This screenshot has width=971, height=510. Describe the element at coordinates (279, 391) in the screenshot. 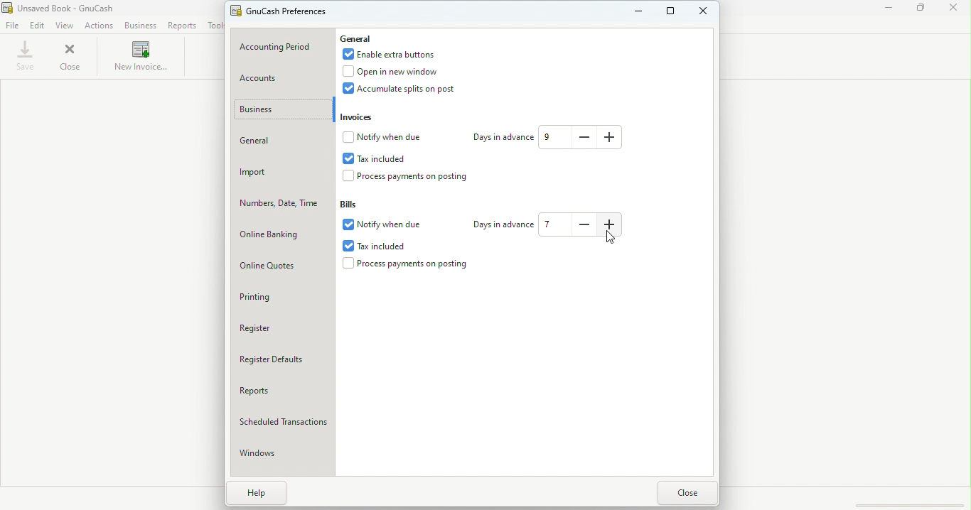

I see `Reports` at that location.